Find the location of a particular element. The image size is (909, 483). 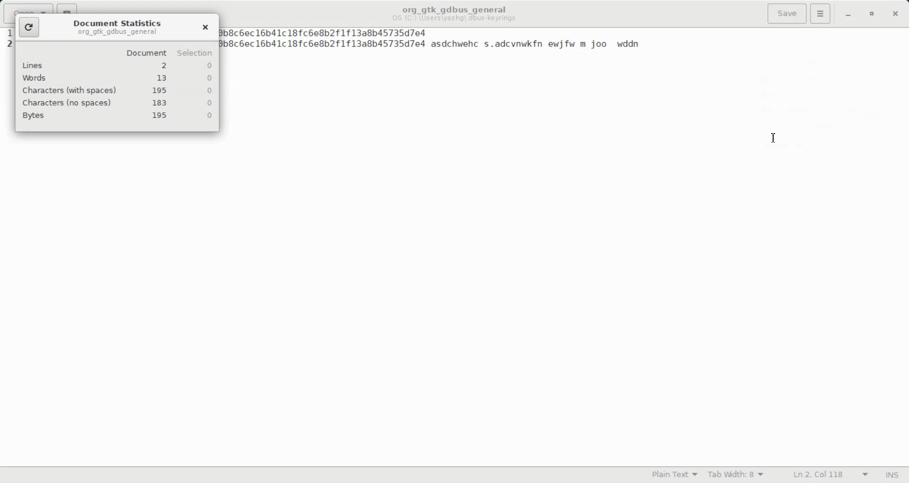

0 is located at coordinates (210, 90).